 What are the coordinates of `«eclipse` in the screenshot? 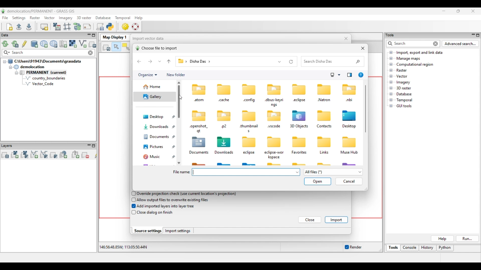 It's located at (300, 101).